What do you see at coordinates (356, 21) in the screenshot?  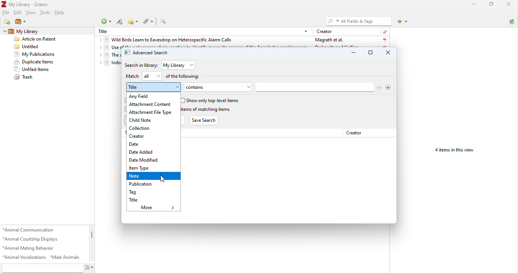 I see `All Fields & Tags` at bounding box center [356, 21].